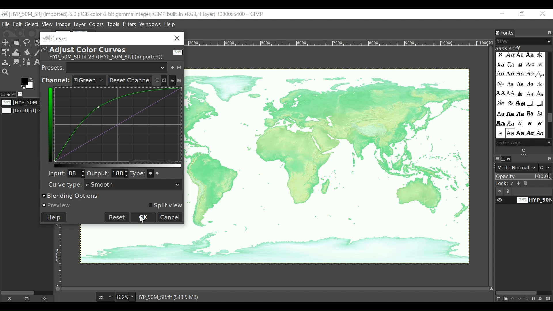  Describe the element at coordinates (29, 83) in the screenshot. I see `Active foreground/background` at that location.